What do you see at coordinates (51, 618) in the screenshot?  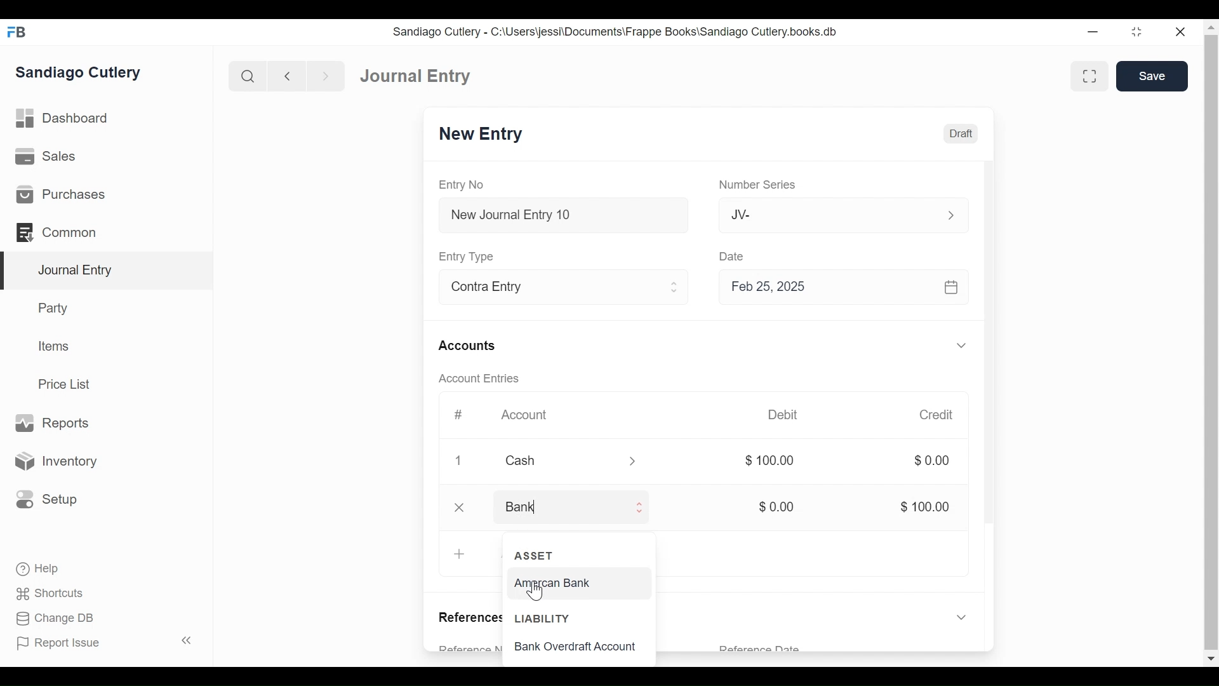 I see `Change DB` at bounding box center [51, 618].